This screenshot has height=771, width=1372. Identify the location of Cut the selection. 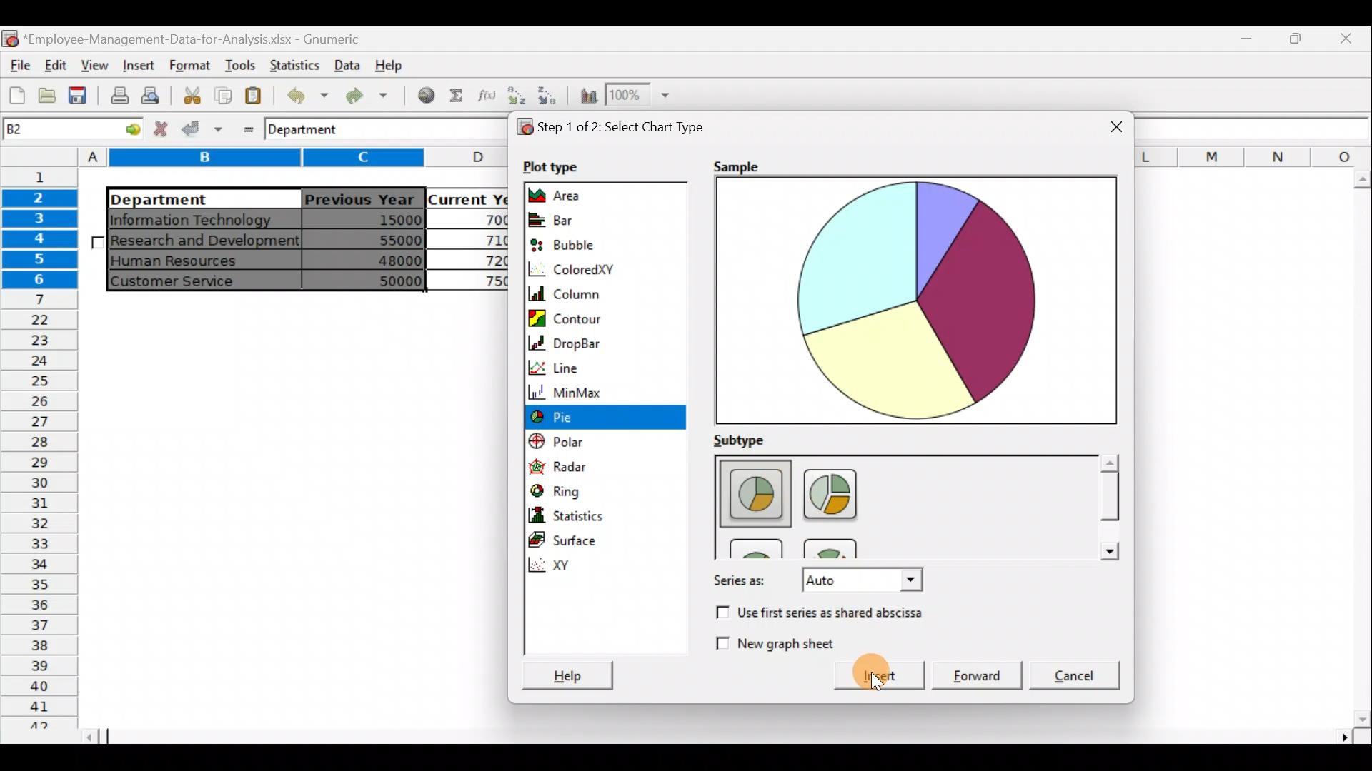
(192, 94).